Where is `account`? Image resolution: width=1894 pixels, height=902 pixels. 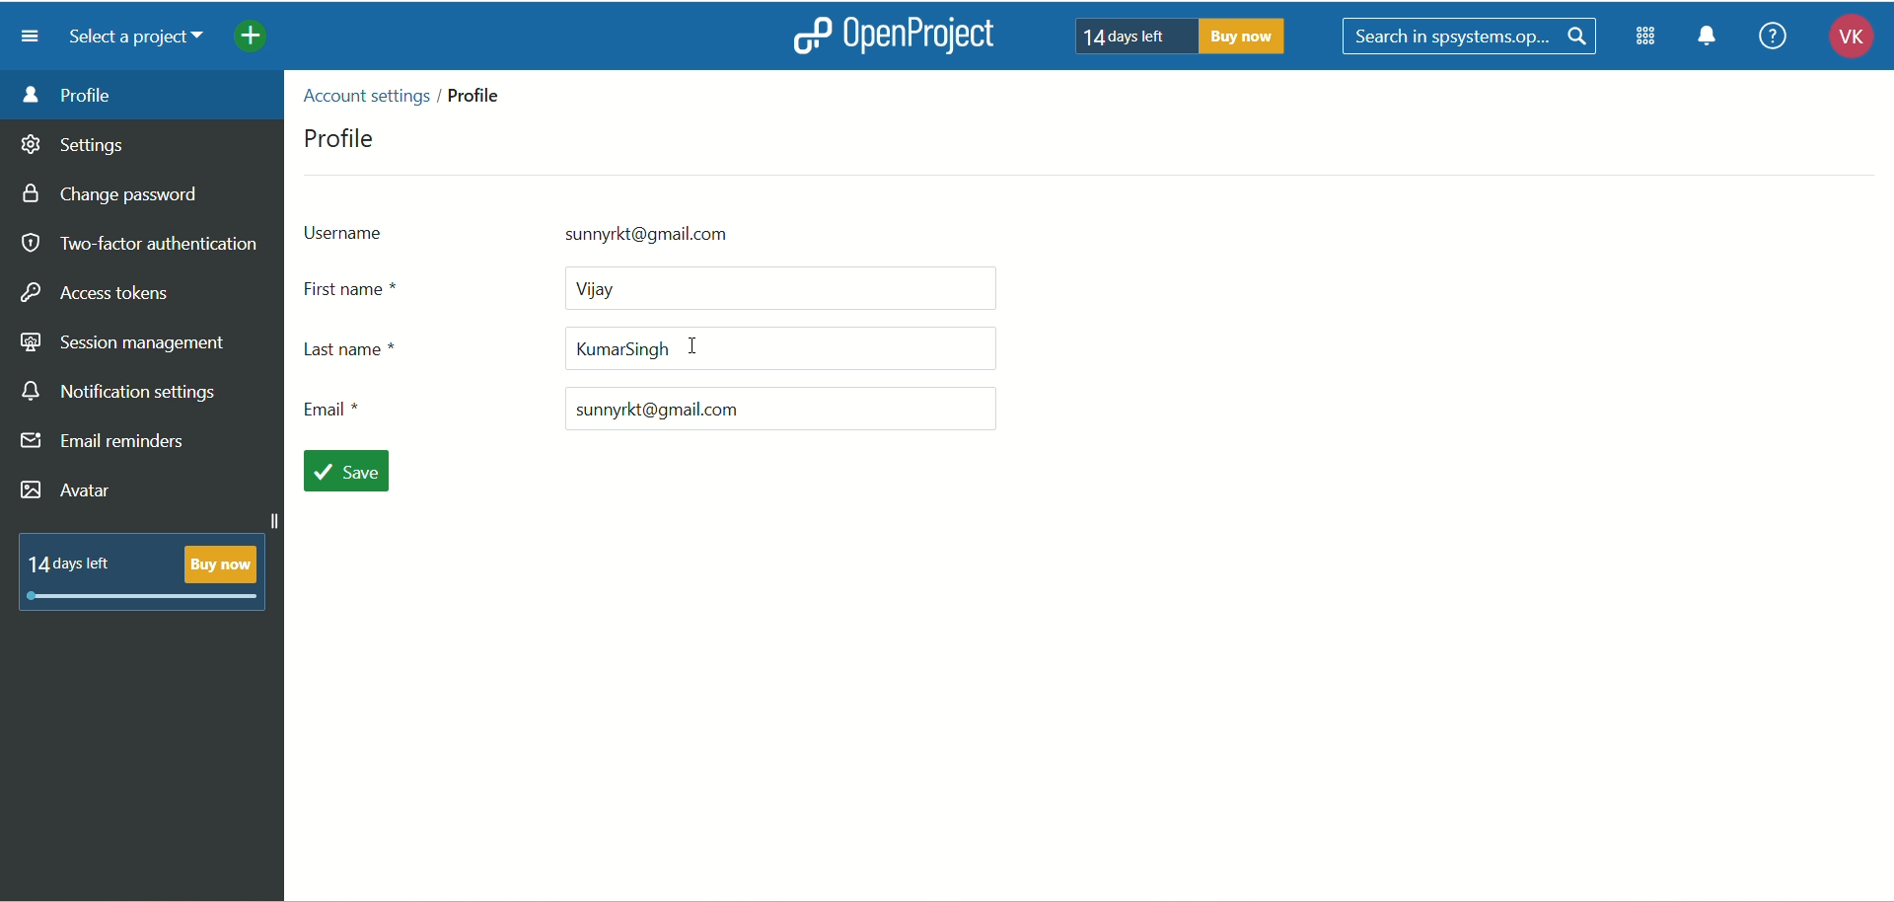
account is located at coordinates (1843, 39).